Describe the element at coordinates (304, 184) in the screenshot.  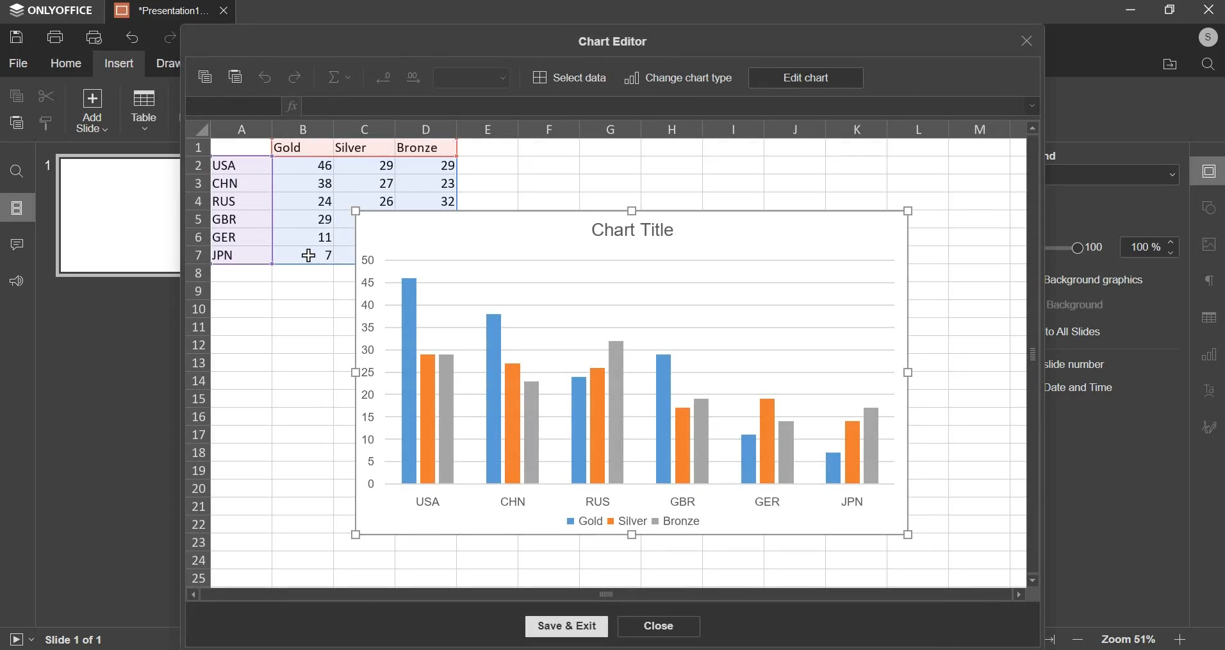
I see `38` at that location.